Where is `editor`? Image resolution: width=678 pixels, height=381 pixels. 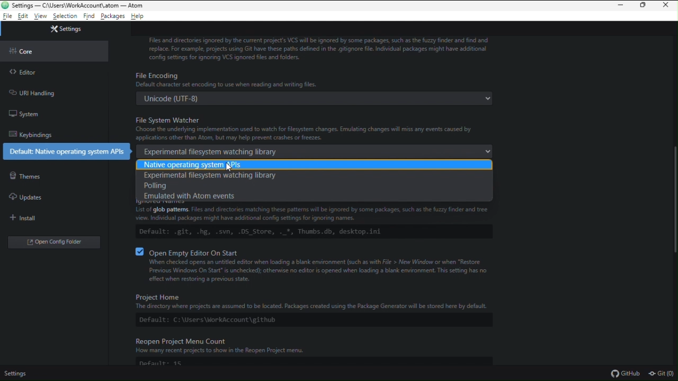 editor is located at coordinates (28, 72).